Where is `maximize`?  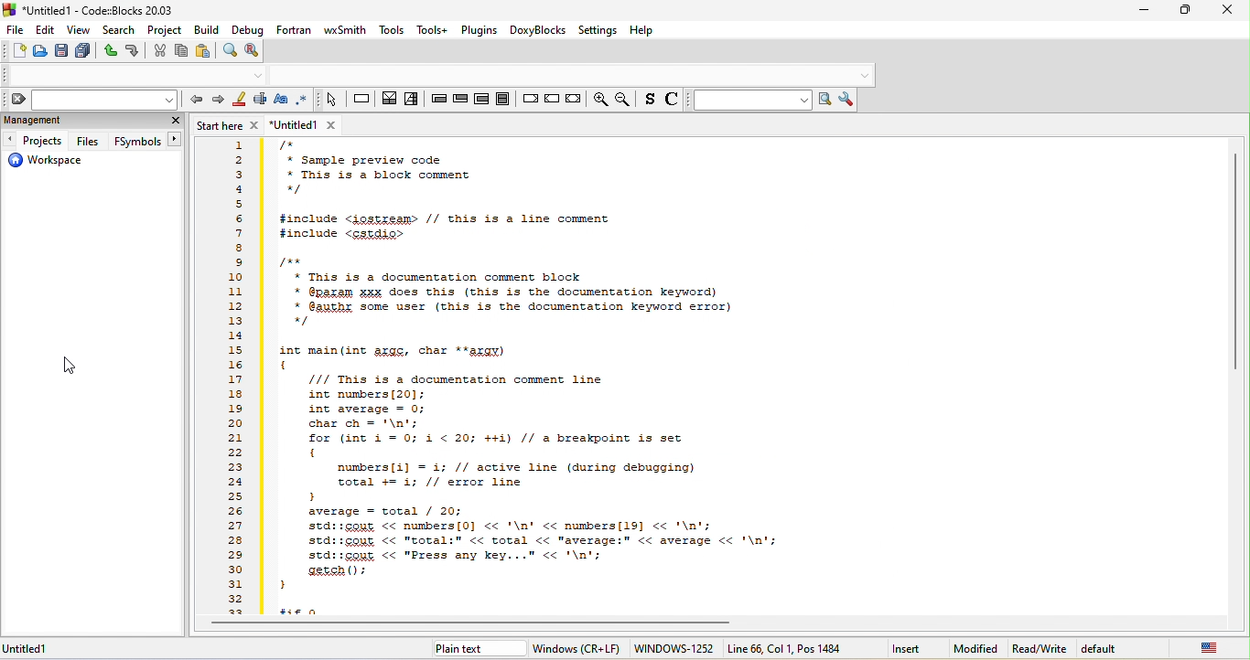 maximize is located at coordinates (1188, 8).